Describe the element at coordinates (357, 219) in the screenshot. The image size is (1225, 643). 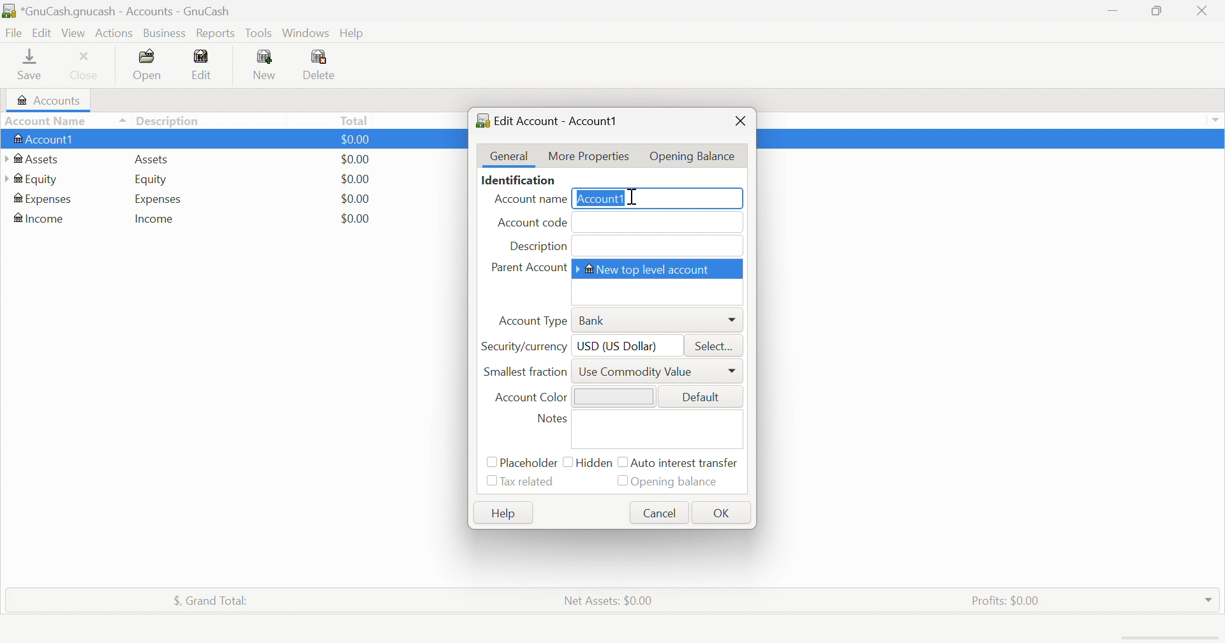
I see `$0.00` at that location.